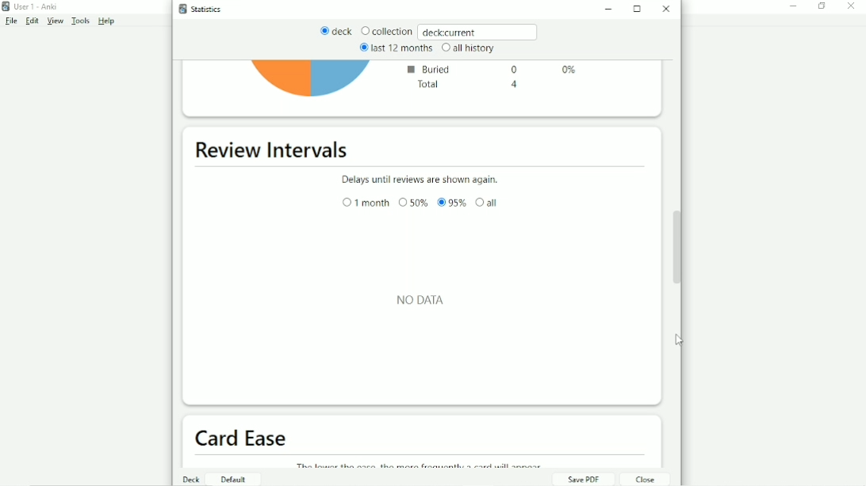  What do you see at coordinates (423, 299) in the screenshot?
I see `NO DATA` at bounding box center [423, 299].